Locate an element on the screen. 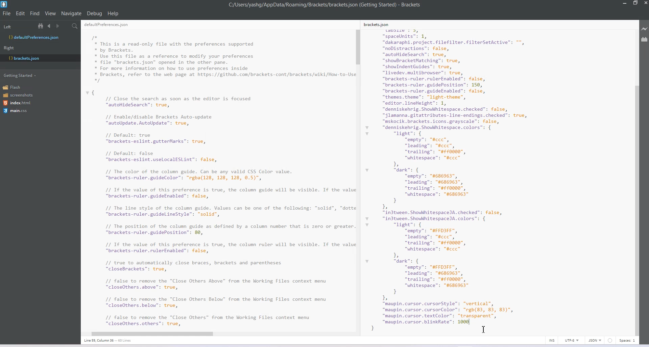  Find in Files is located at coordinates (75, 26).